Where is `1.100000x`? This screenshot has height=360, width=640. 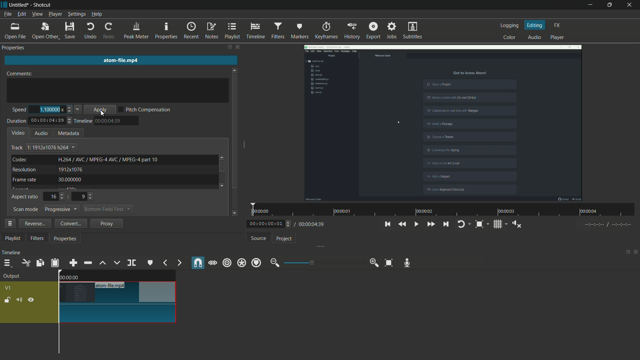
1.100000x is located at coordinates (51, 109).